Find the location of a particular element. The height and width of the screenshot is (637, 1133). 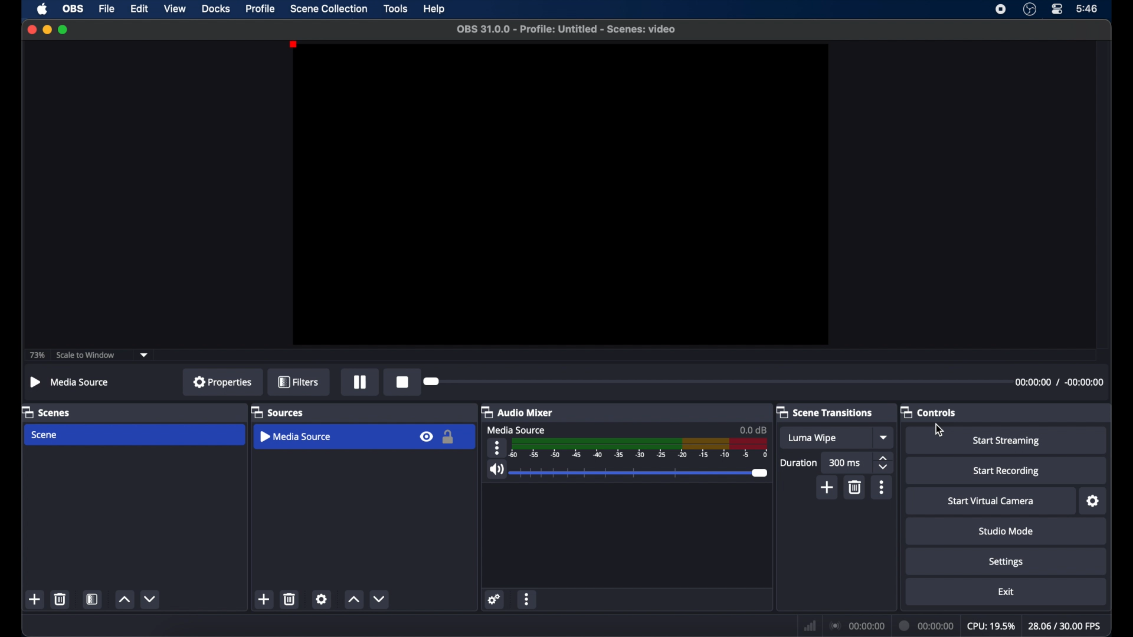

73% is located at coordinates (37, 355).